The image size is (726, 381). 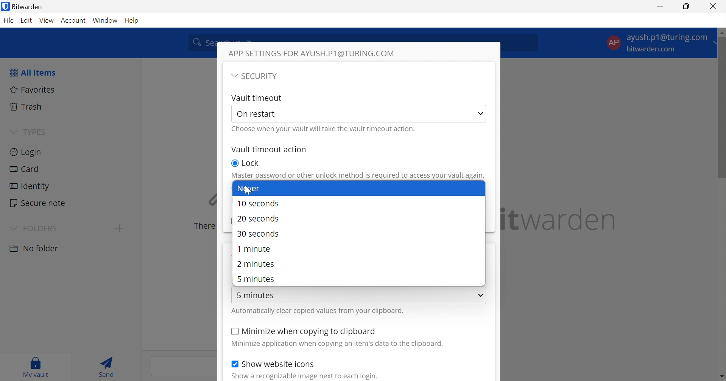 What do you see at coordinates (38, 131) in the screenshot?
I see `TYPES` at bounding box center [38, 131].